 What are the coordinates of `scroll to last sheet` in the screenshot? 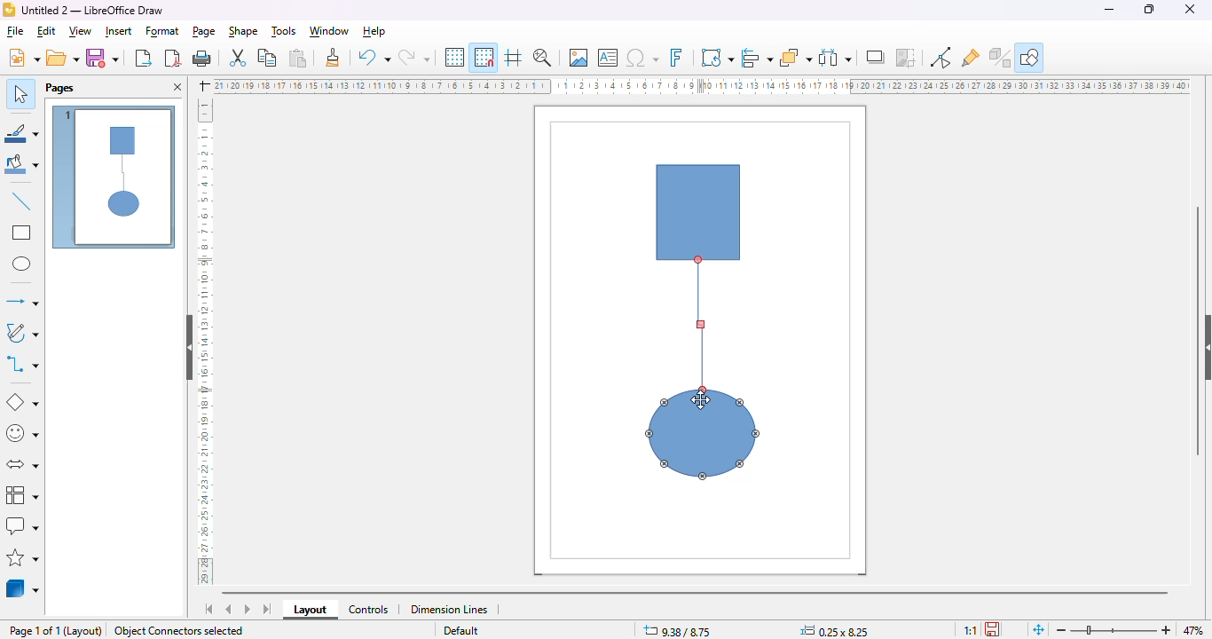 It's located at (268, 610).